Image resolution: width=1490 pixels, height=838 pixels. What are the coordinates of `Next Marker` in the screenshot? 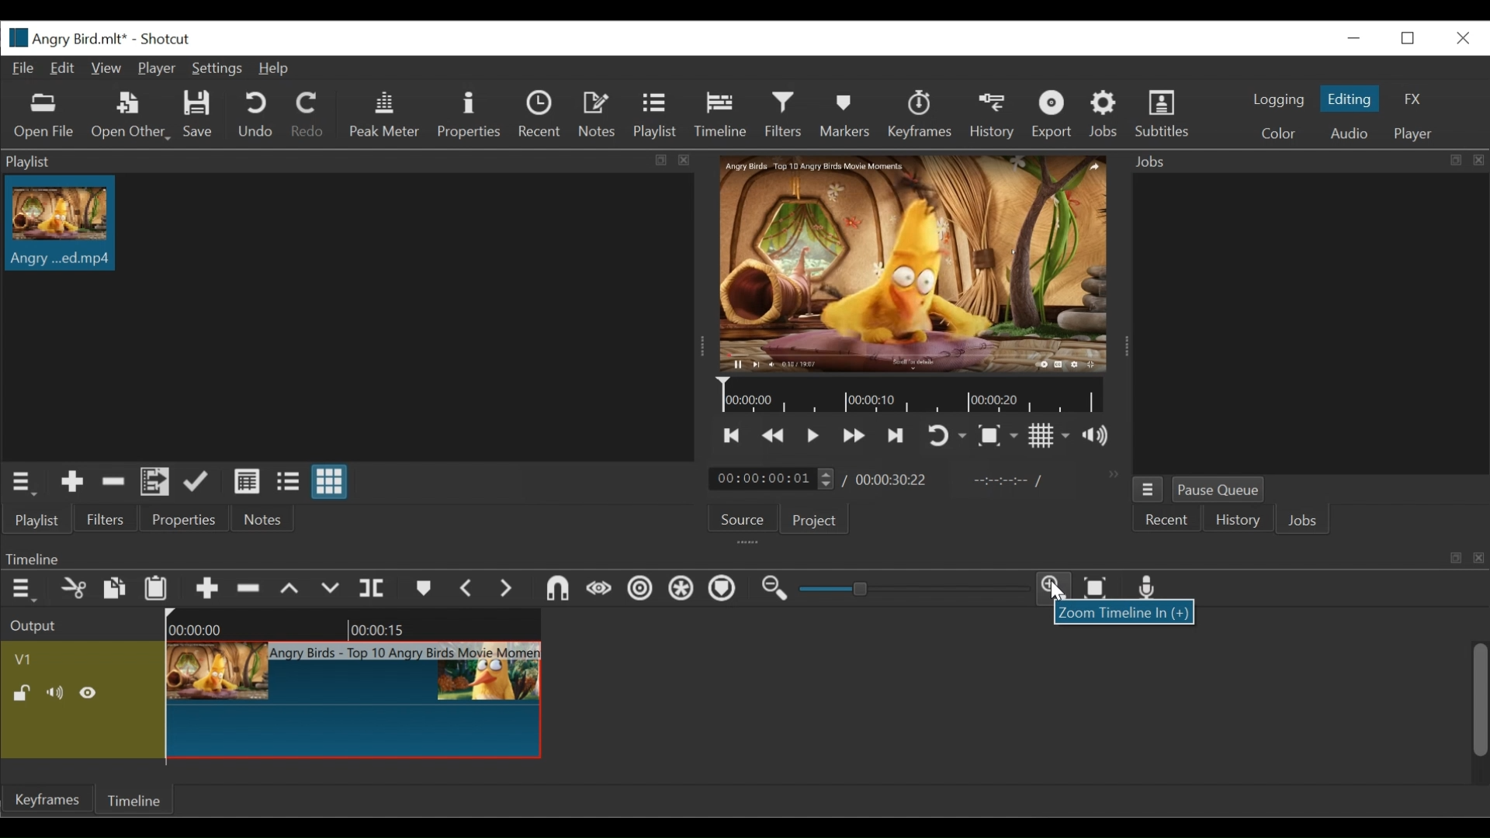 It's located at (507, 589).